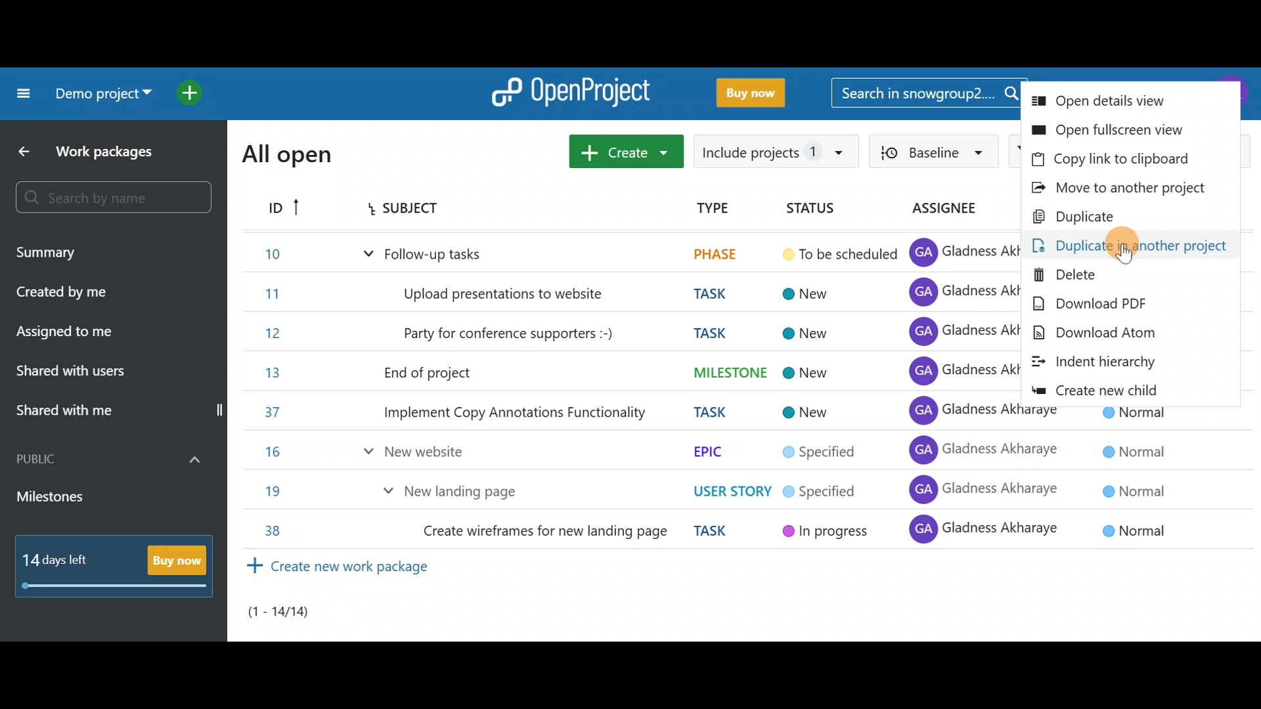  What do you see at coordinates (704, 333) in the screenshot?
I see `TASK` at bounding box center [704, 333].